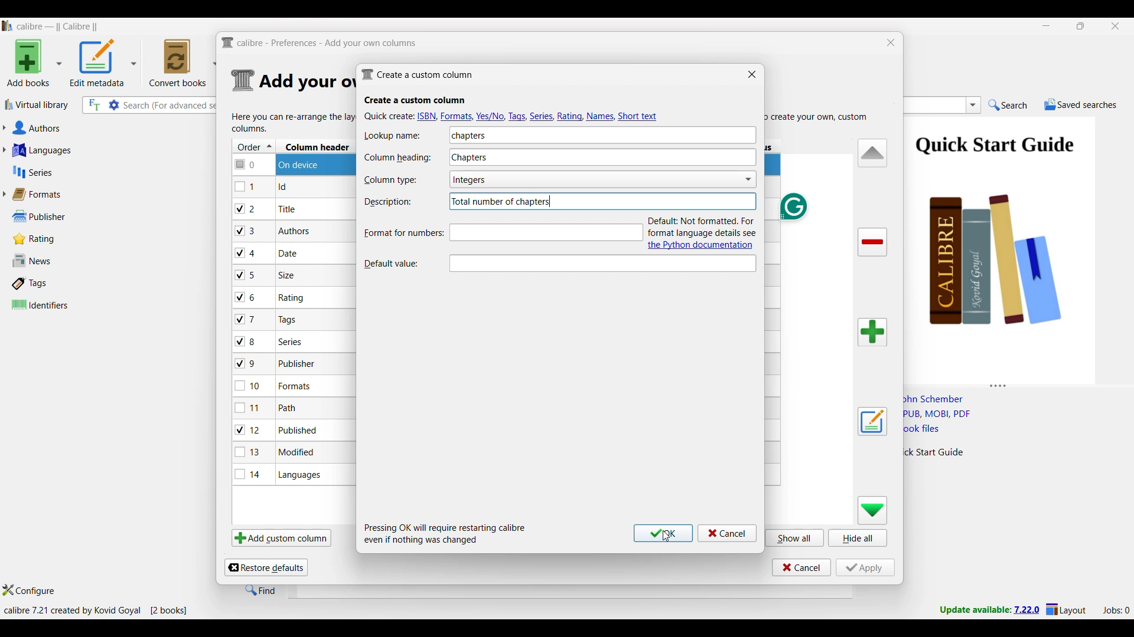 This screenshot has width=1134, height=637. I want to click on Restore defaults, so click(266, 567).